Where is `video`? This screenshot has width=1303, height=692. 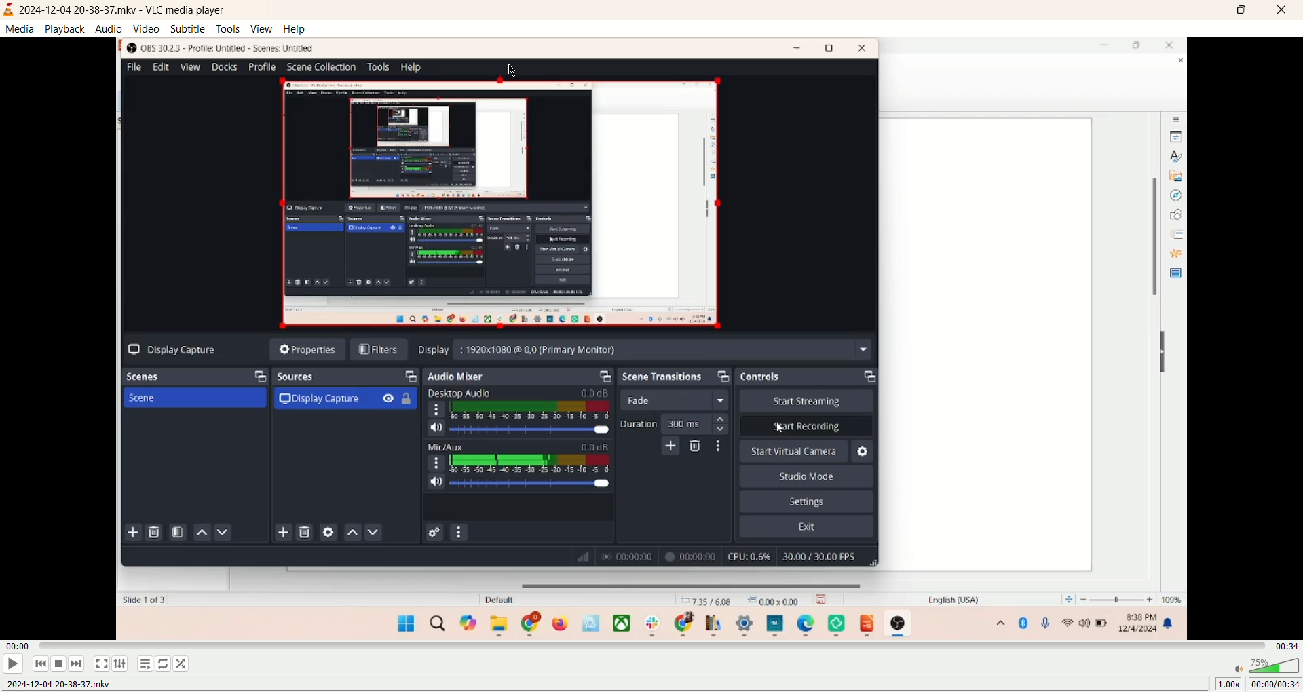
video is located at coordinates (145, 29).